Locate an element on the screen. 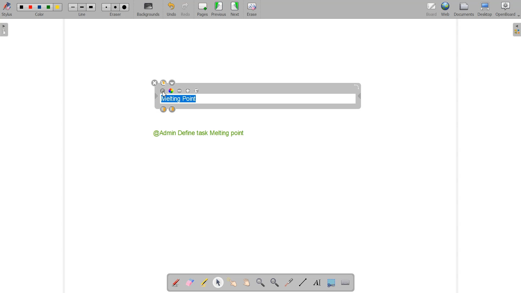  Sidebar is located at coordinates (516, 30).